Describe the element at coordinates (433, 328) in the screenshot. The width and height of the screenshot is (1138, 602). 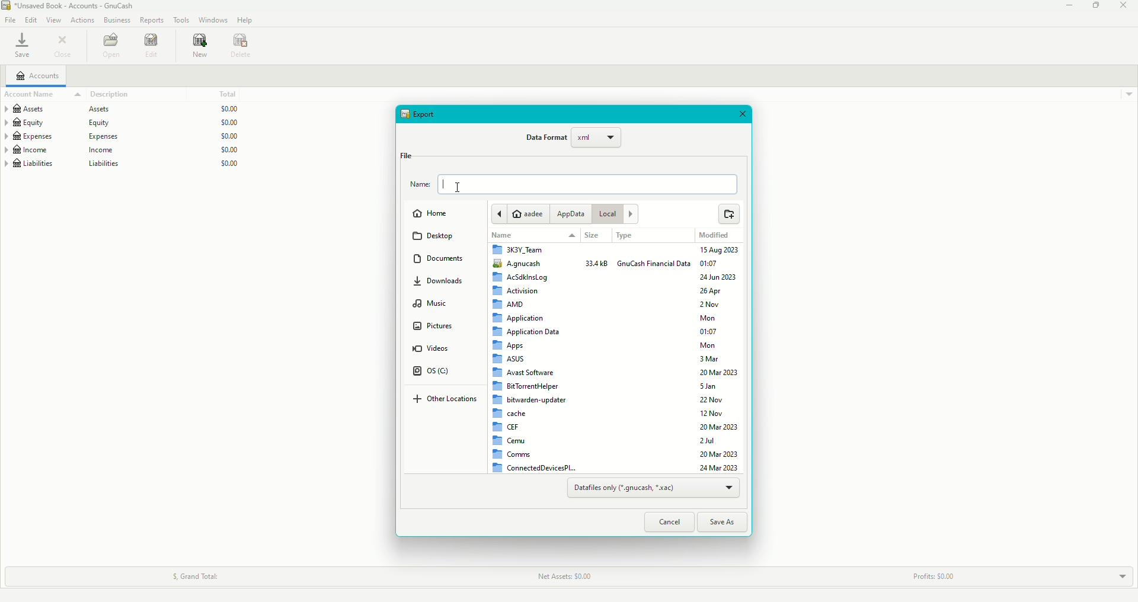
I see `Pictures` at that location.